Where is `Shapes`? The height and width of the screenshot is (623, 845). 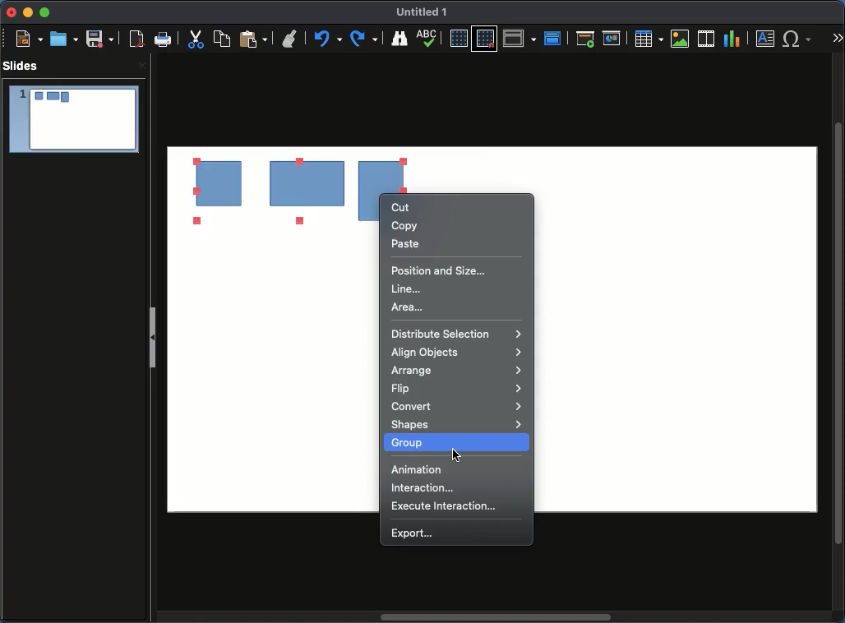
Shapes is located at coordinates (457, 425).